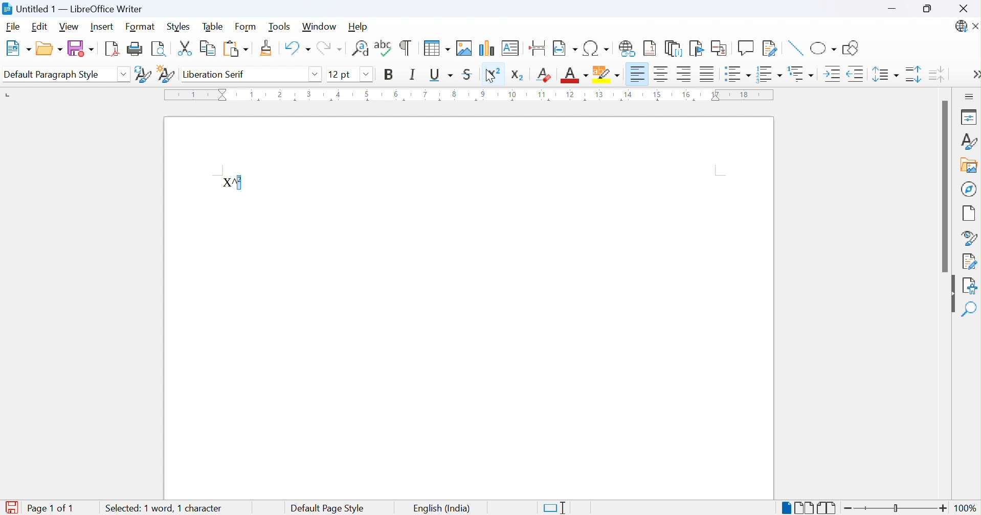 The width and height of the screenshot is (981, 515). I want to click on Show track changes functions, so click(770, 49).